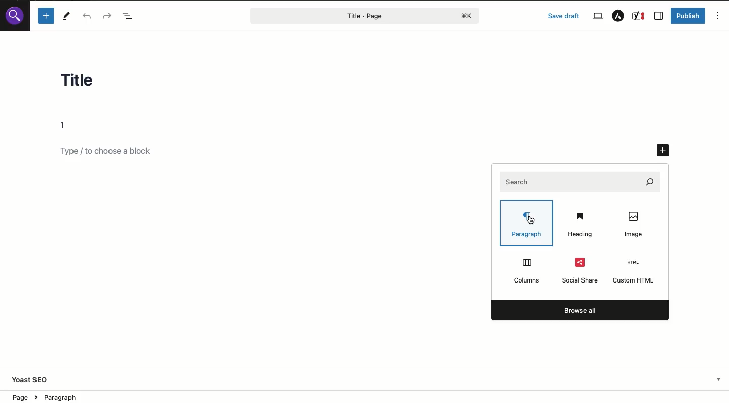  What do you see at coordinates (89, 16) in the screenshot?
I see `Undo` at bounding box center [89, 16].